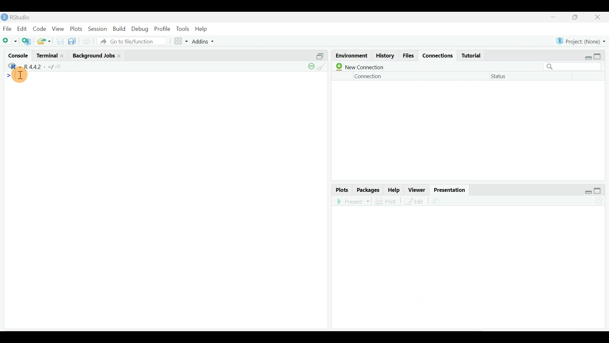 The image size is (609, 343). Describe the element at coordinates (472, 53) in the screenshot. I see `Tutorial` at that location.